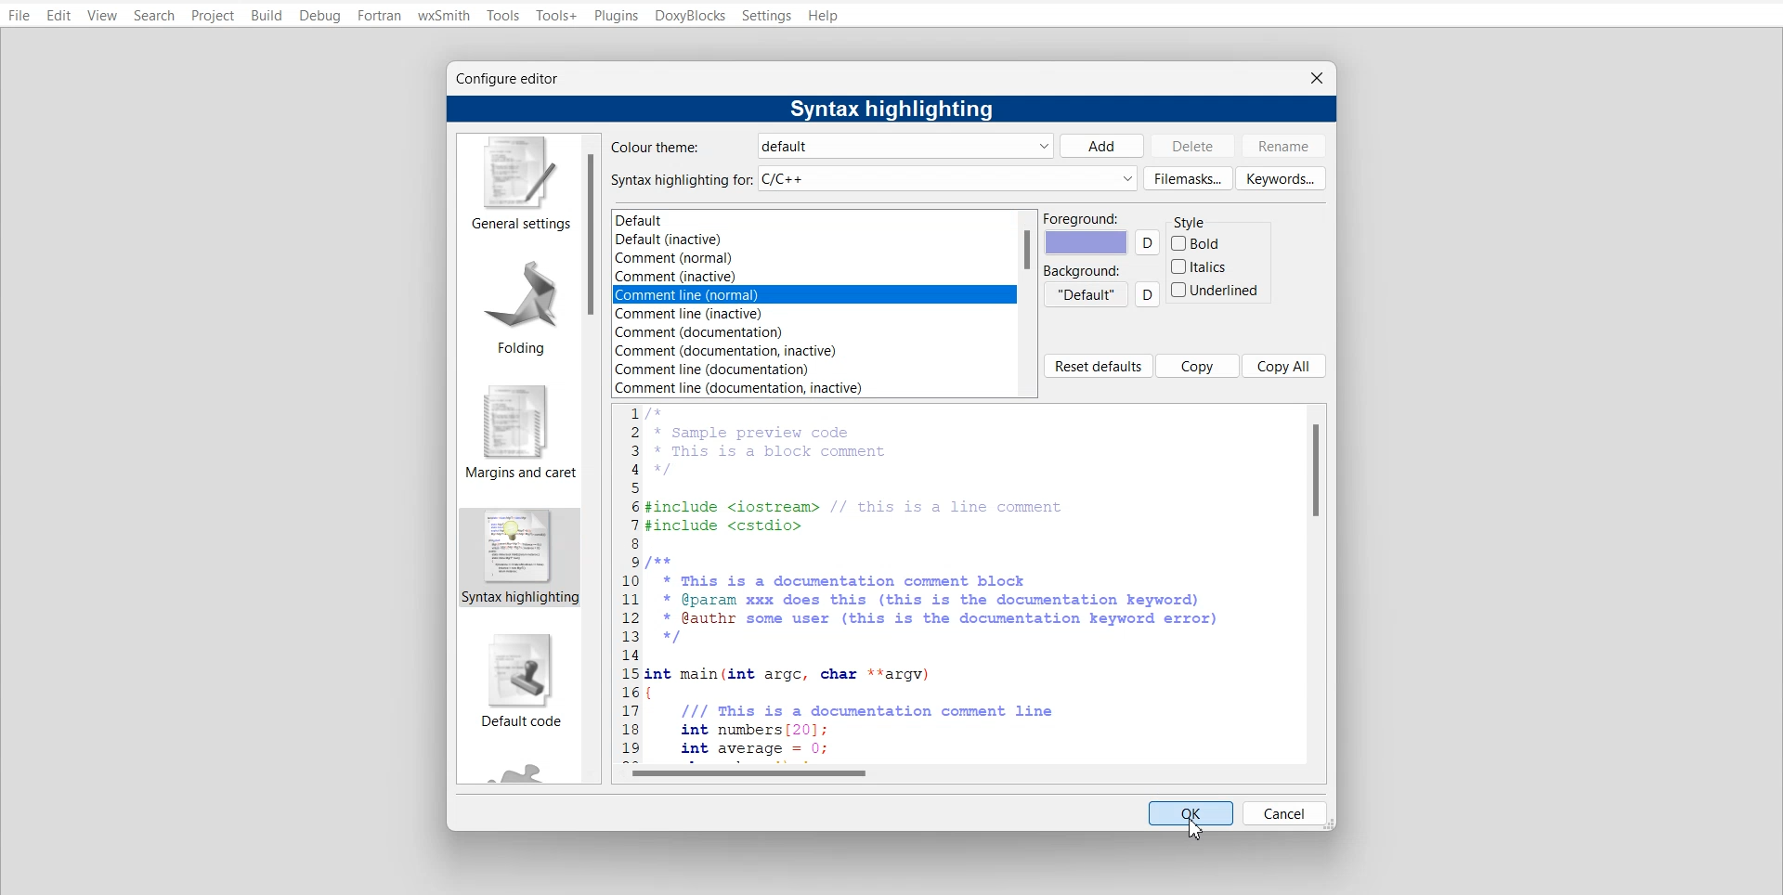  Describe the element at coordinates (736, 258) in the screenshot. I see `Comment (normal)` at that location.